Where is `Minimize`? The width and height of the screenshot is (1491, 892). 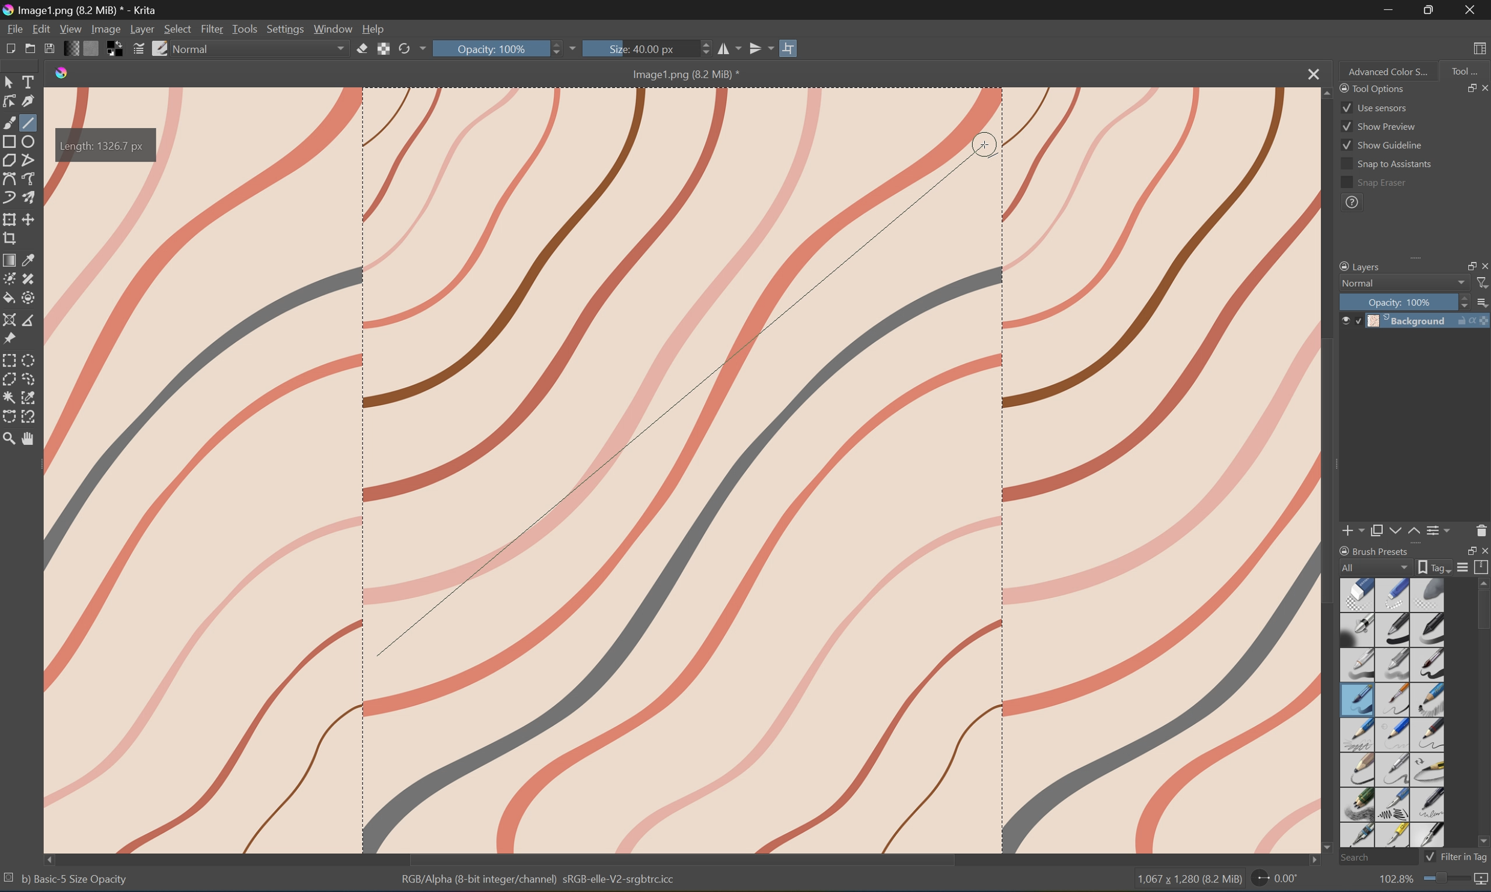
Minimize is located at coordinates (1389, 10).